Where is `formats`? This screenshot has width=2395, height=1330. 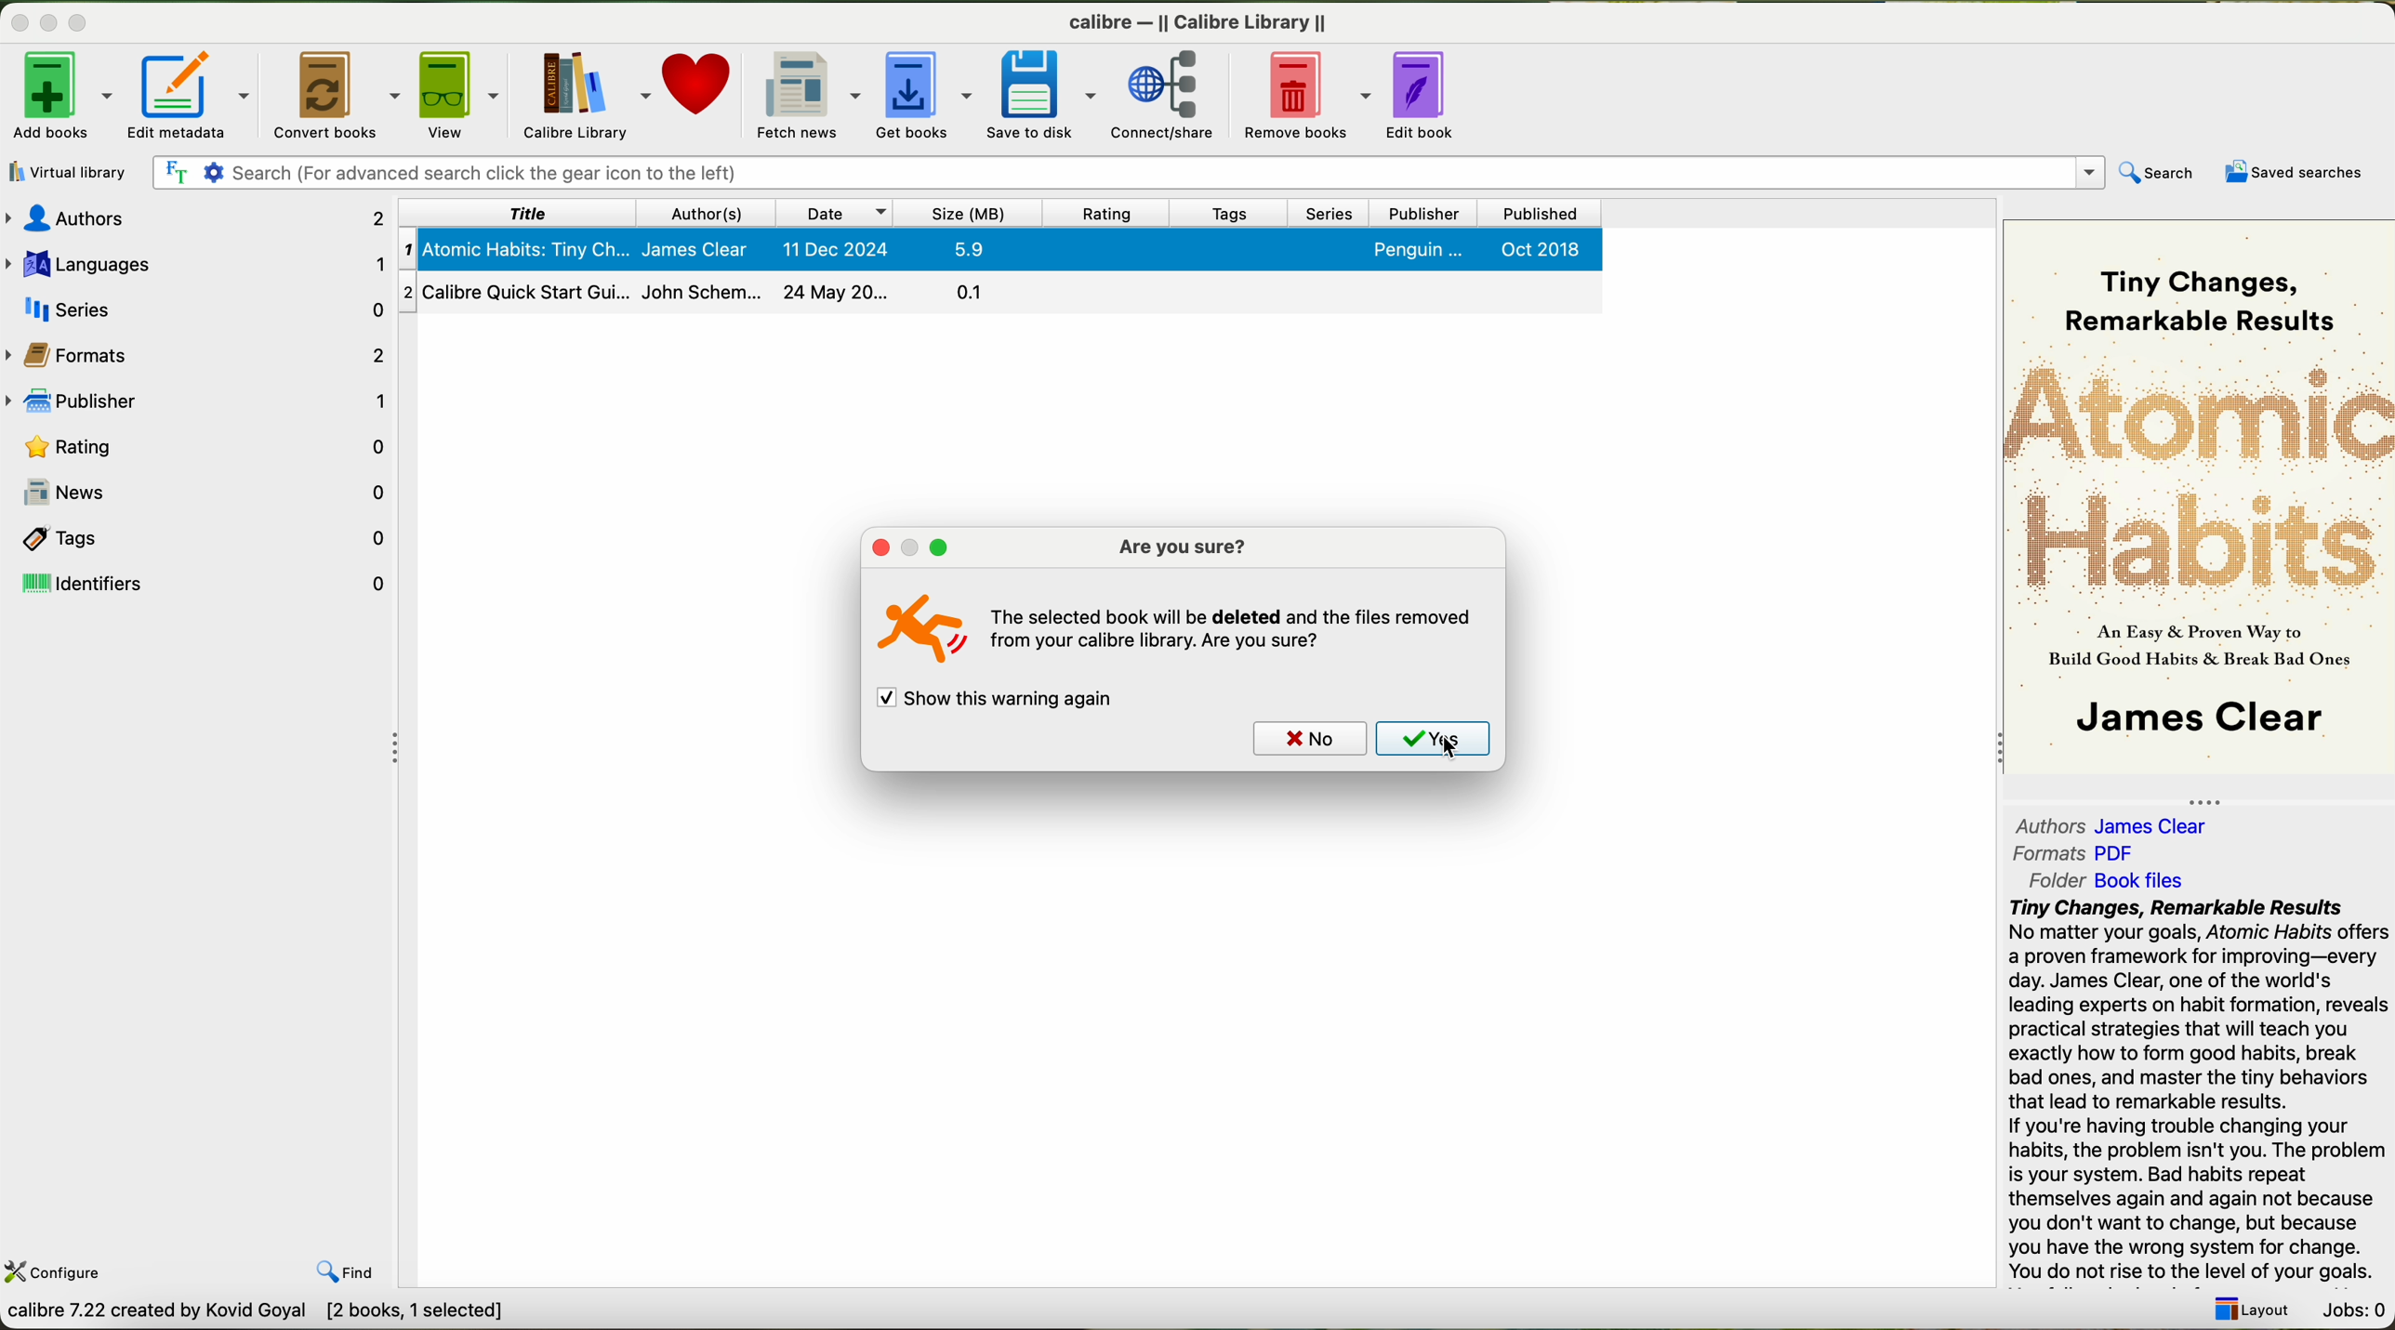
formats is located at coordinates (204, 352).